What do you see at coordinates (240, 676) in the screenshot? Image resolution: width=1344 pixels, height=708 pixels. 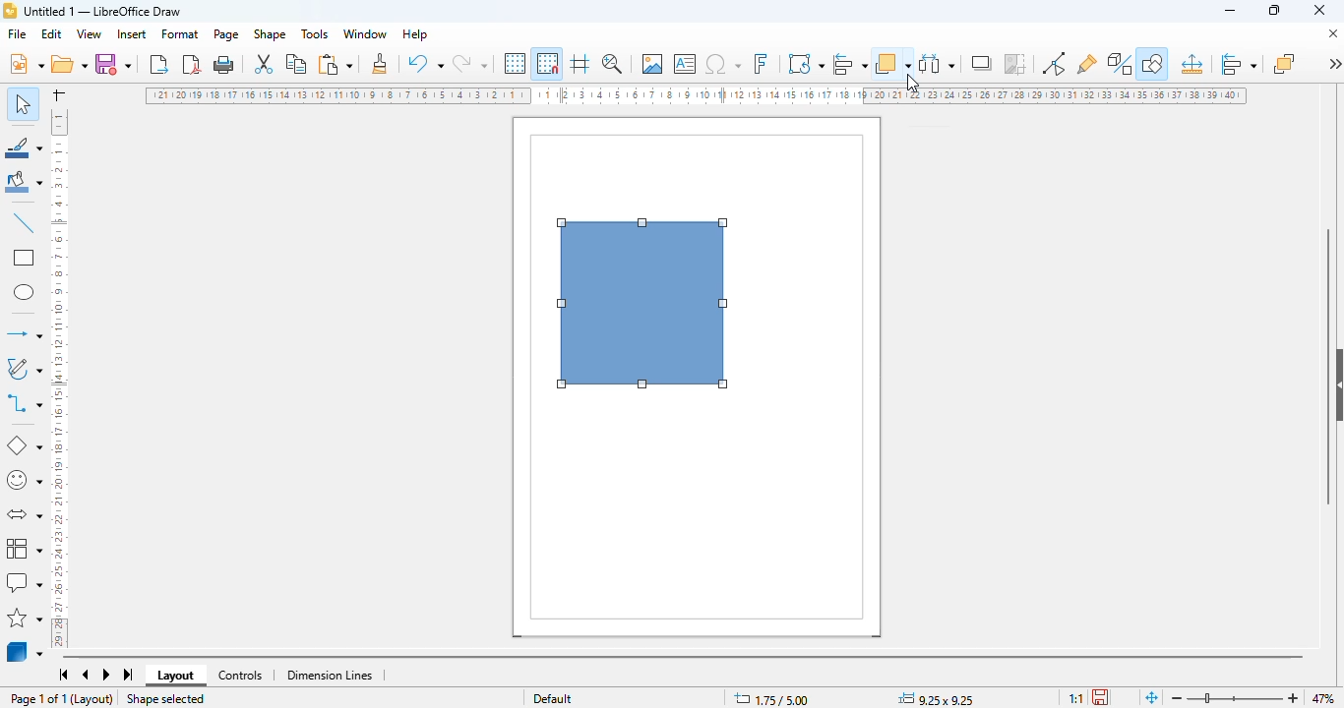 I see `controls` at bounding box center [240, 676].